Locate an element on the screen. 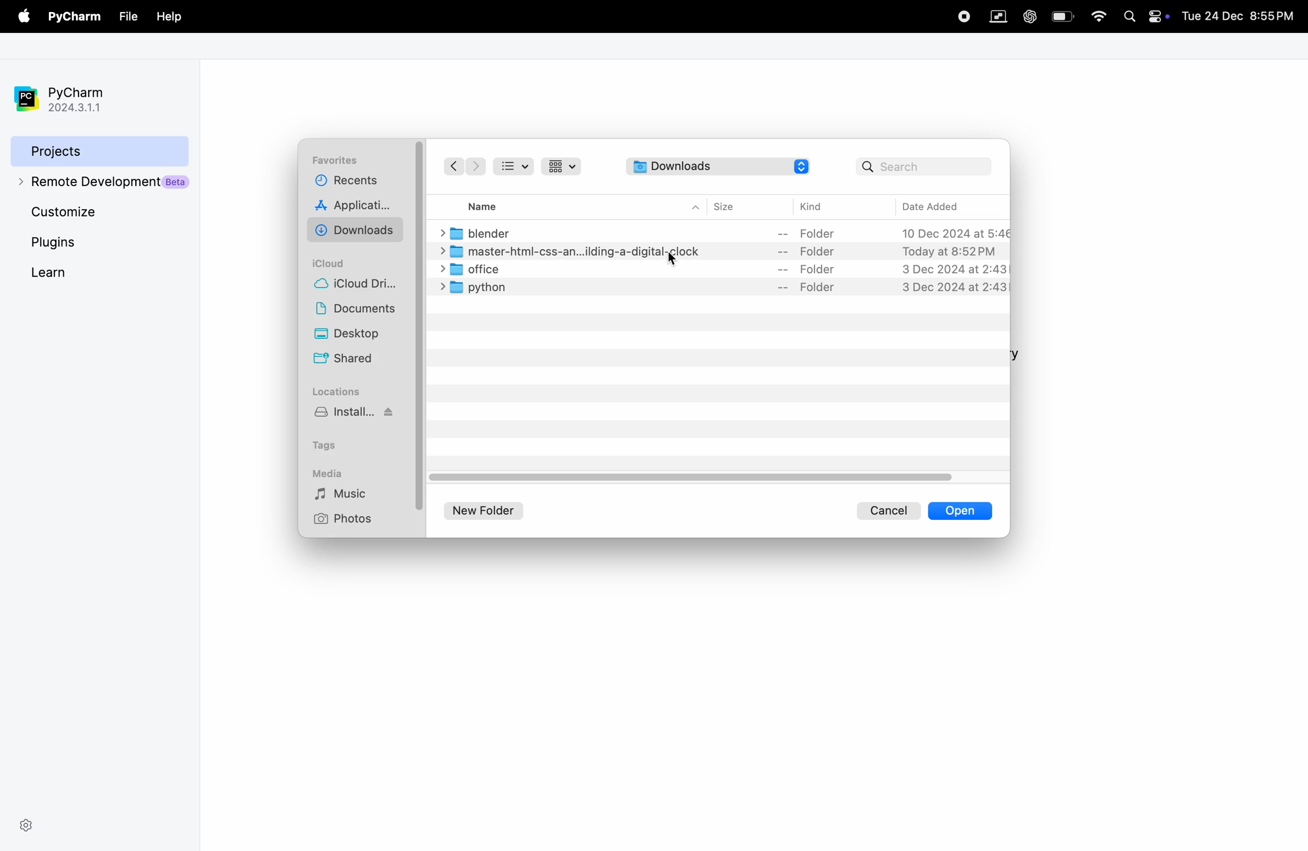  backward is located at coordinates (452, 166).